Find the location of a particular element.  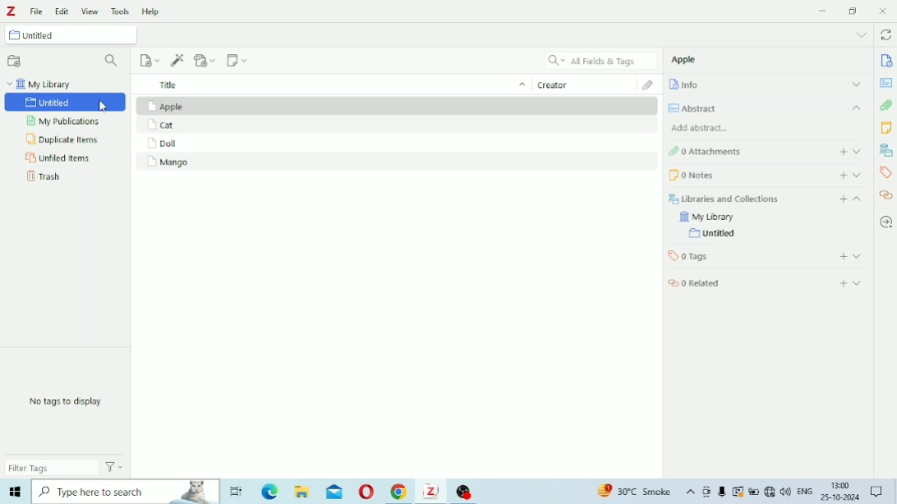

Actions is located at coordinates (117, 467).